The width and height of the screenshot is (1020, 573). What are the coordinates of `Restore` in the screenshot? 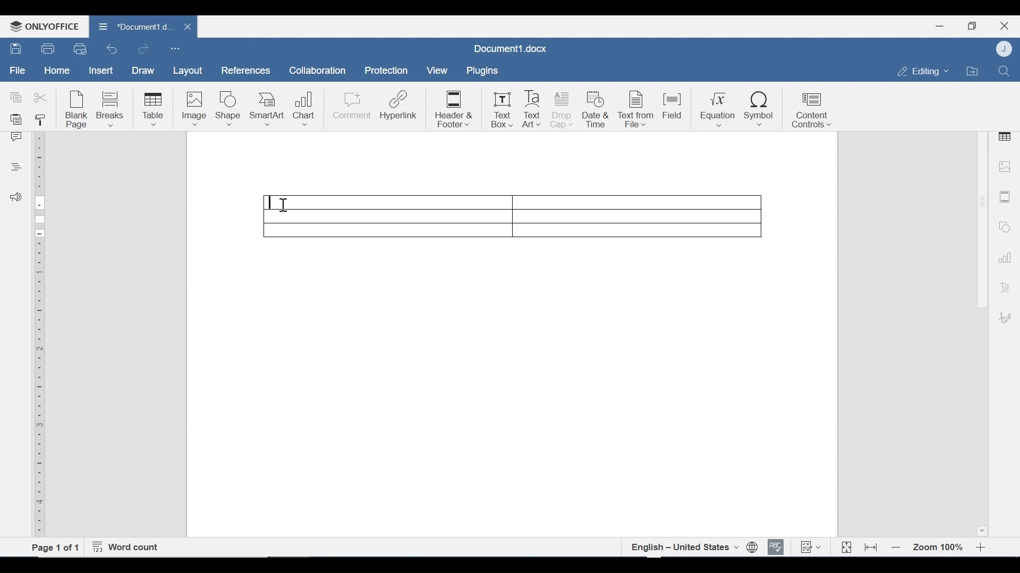 It's located at (972, 26).